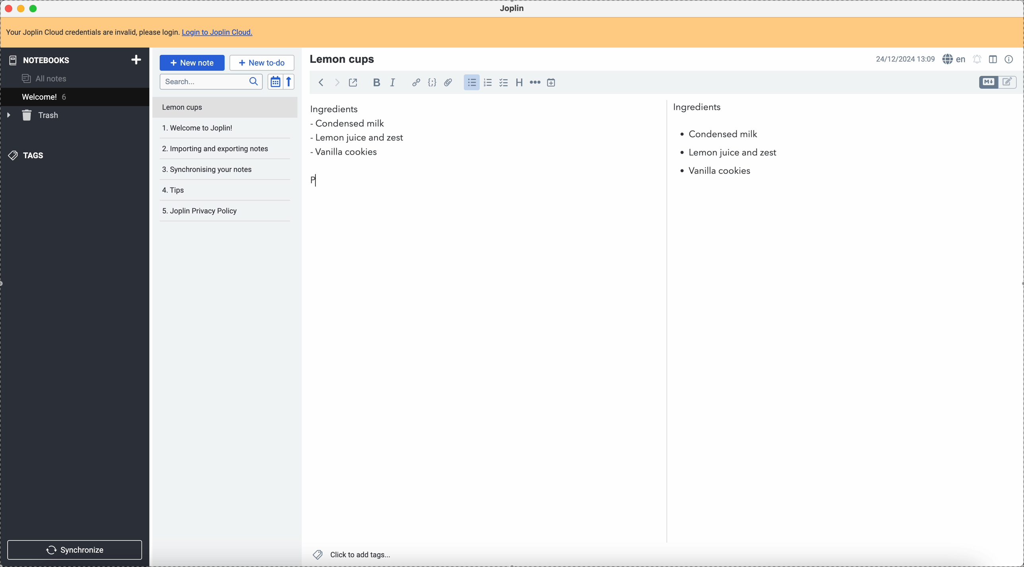 The width and height of the screenshot is (1024, 567). Describe the element at coordinates (74, 97) in the screenshot. I see `welcome` at that location.